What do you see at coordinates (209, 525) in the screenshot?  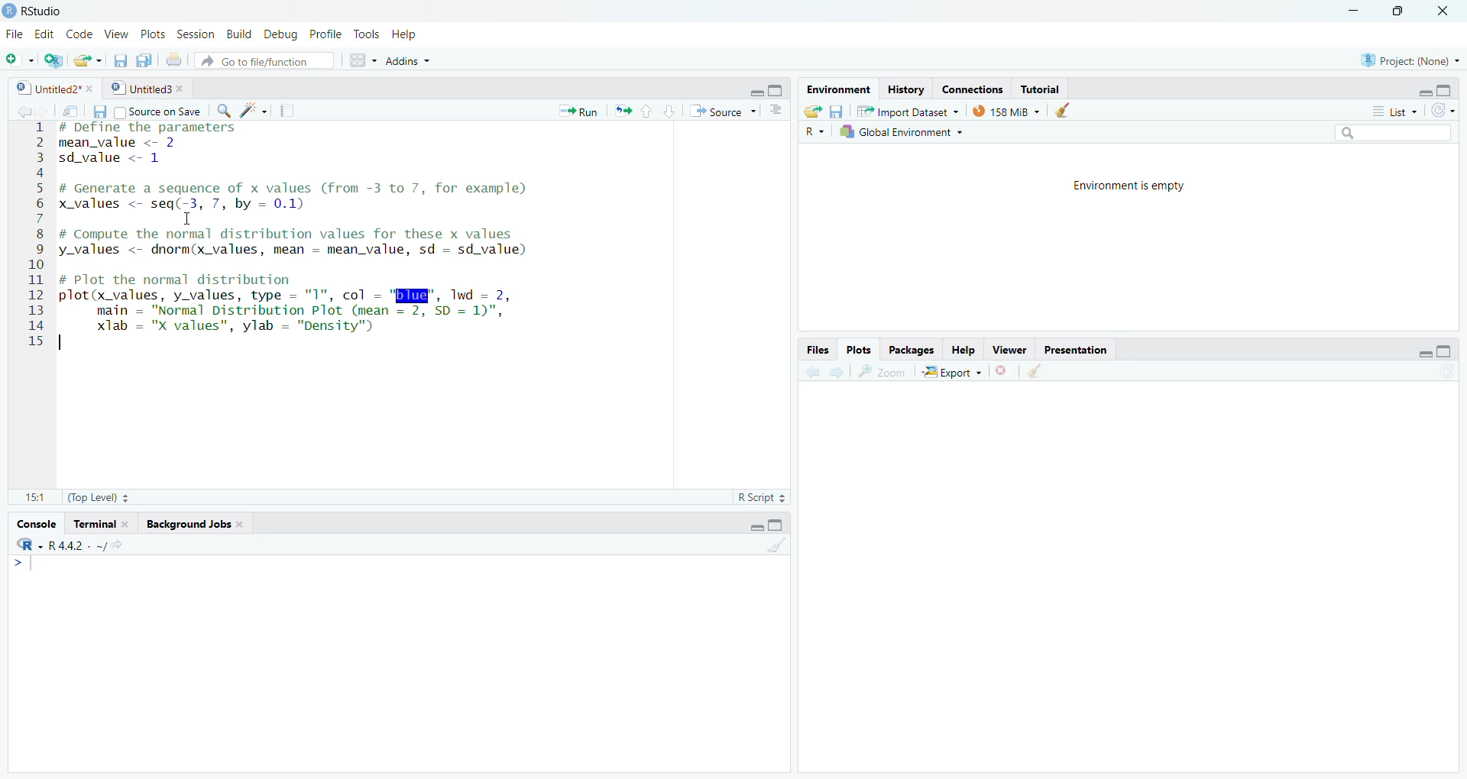 I see `Background Jobs` at bounding box center [209, 525].